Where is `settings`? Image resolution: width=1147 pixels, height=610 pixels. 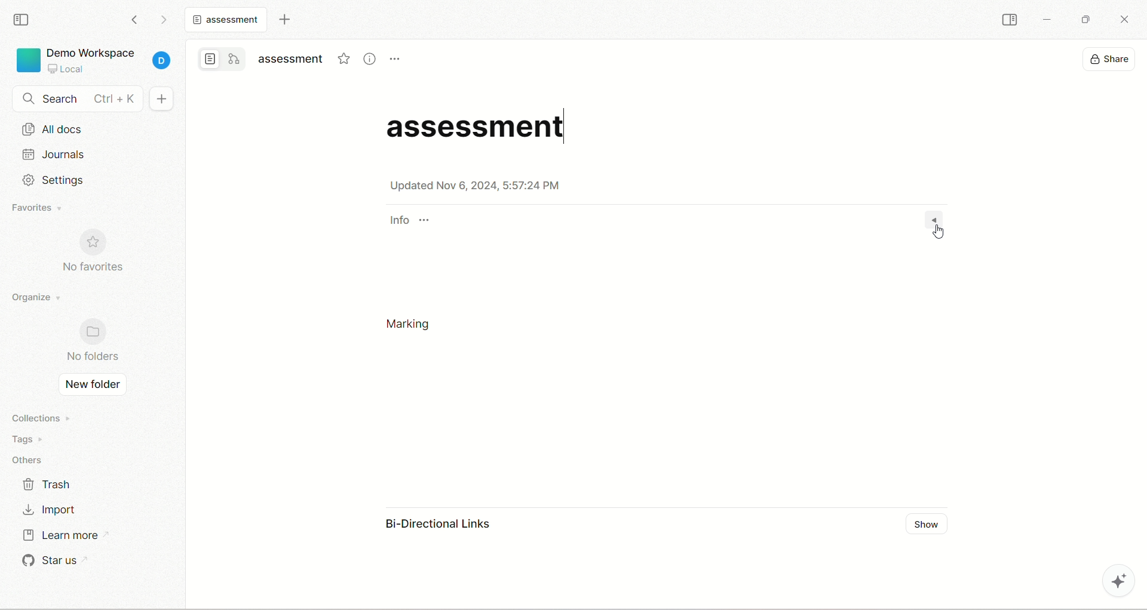 settings is located at coordinates (62, 180).